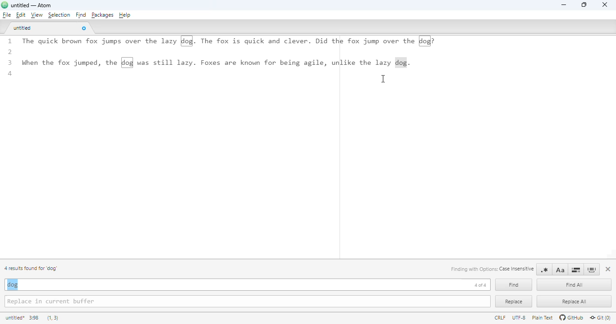 Image resolution: width=616 pixels, height=324 pixels. I want to click on find, so click(513, 285).